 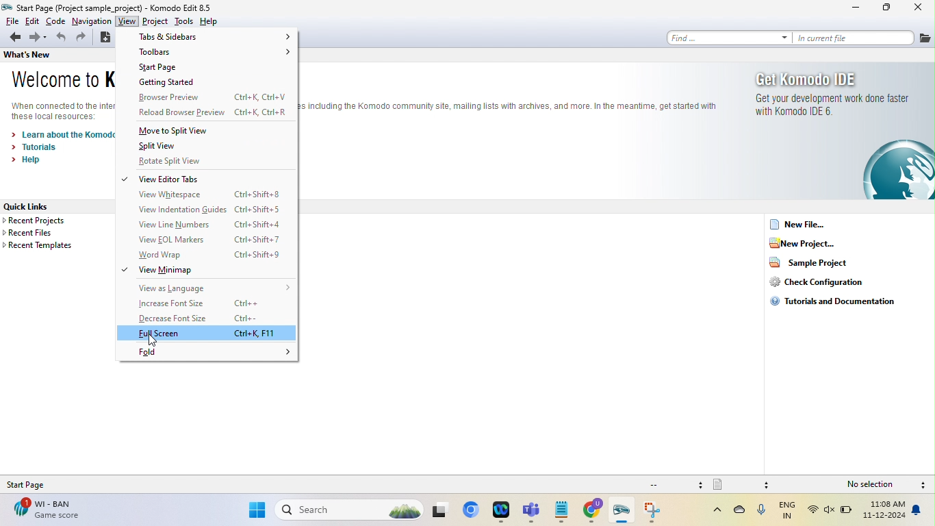 I want to click on speakers, so click(x=830, y=511).